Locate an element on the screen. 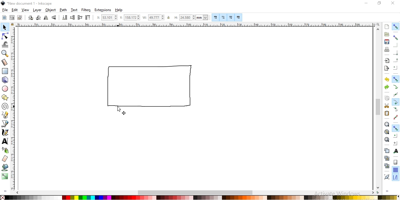 The width and height of the screenshot is (400, 200). create and edit gradients  is located at coordinates (5, 176).